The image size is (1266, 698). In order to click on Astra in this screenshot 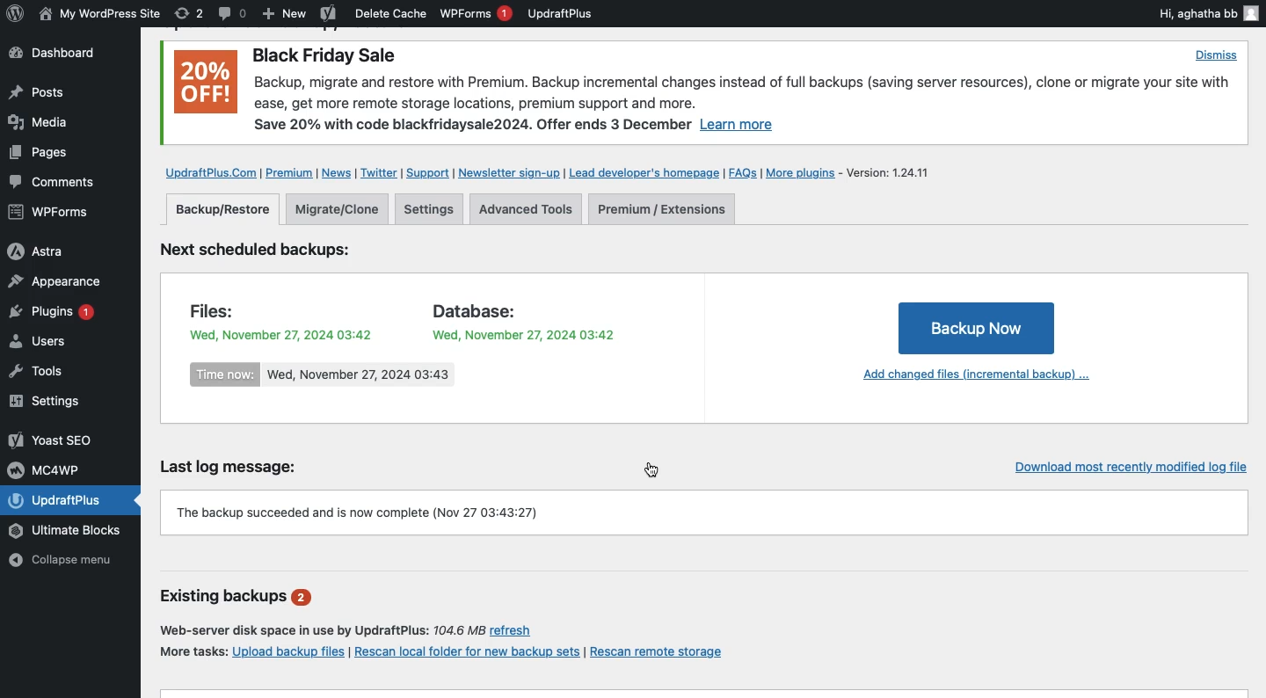, I will do `click(50, 250)`.